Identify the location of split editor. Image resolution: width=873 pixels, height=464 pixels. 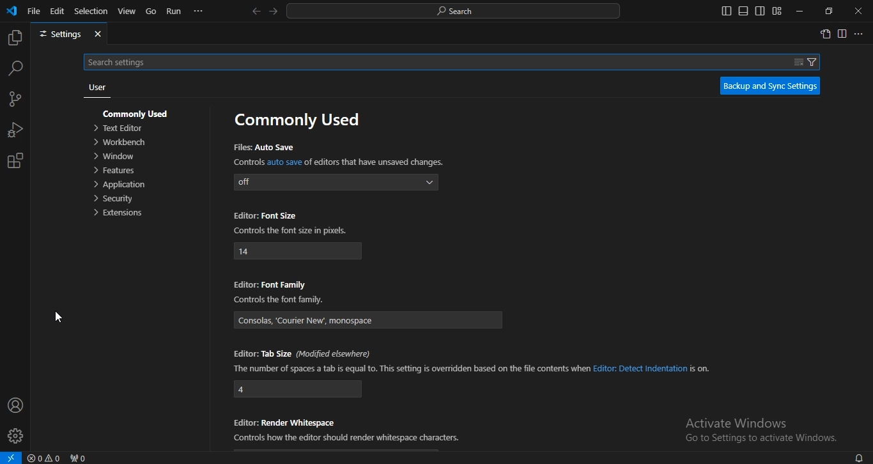
(843, 35).